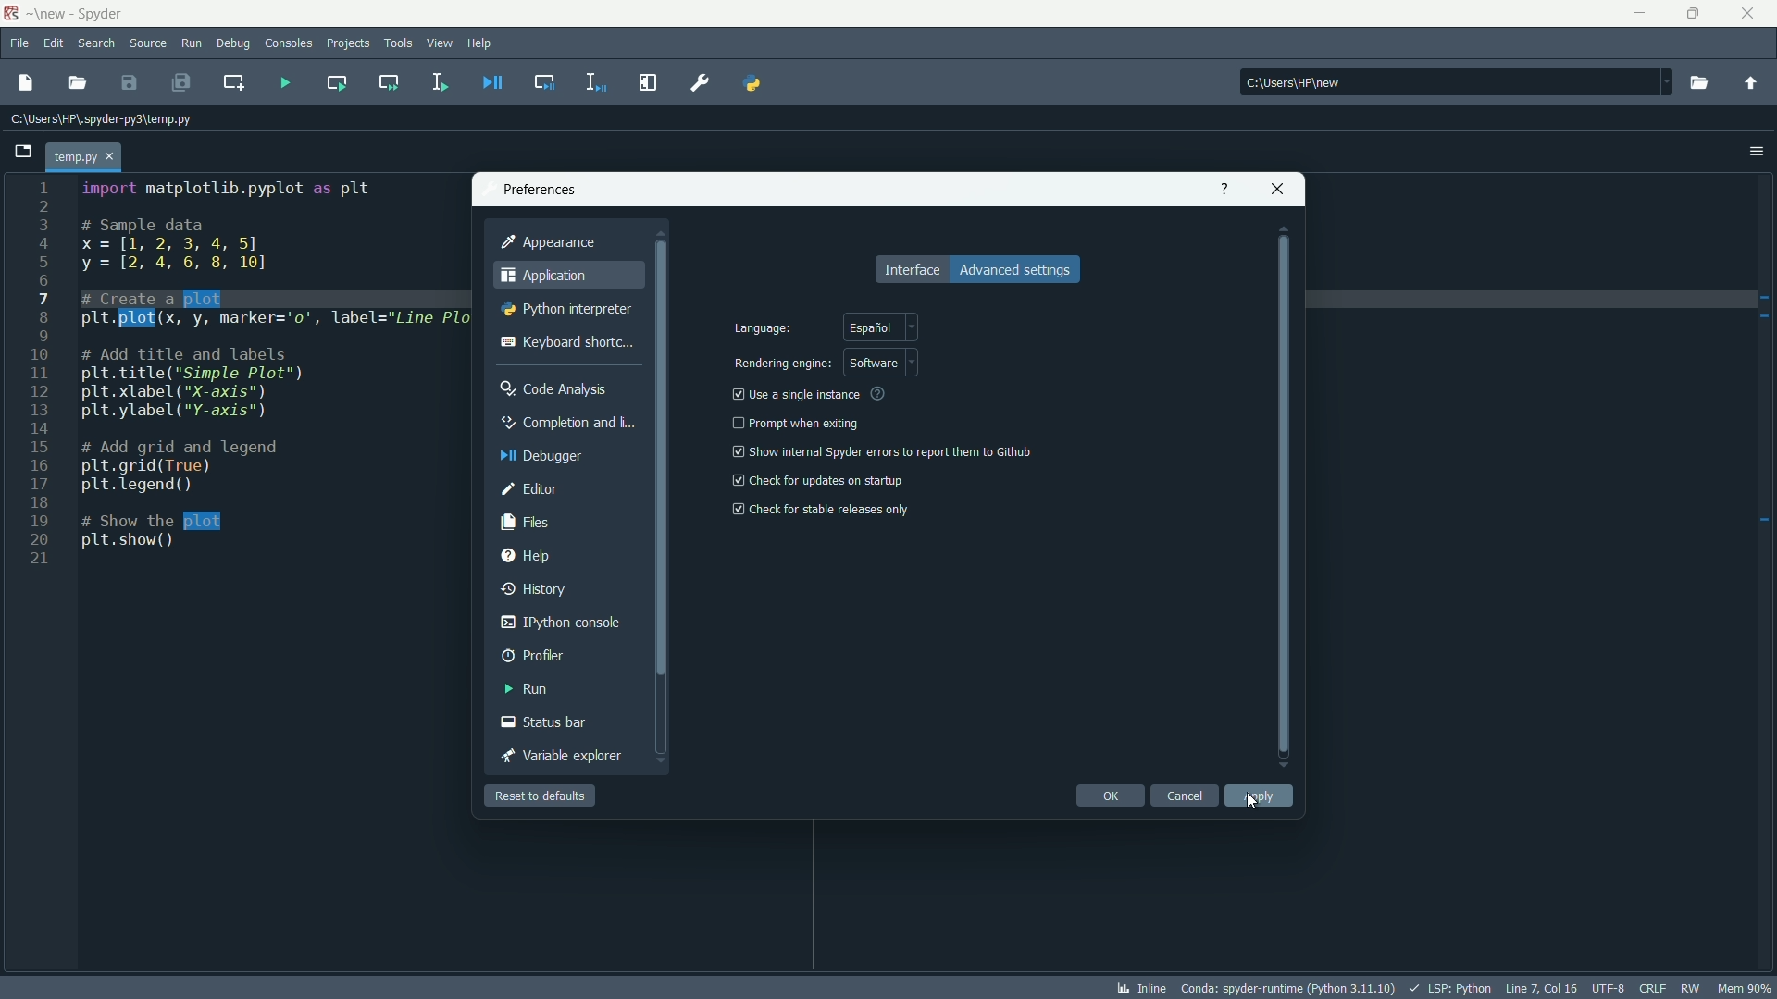 The image size is (1777, 999). What do you see at coordinates (79, 83) in the screenshot?
I see `open file` at bounding box center [79, 83].